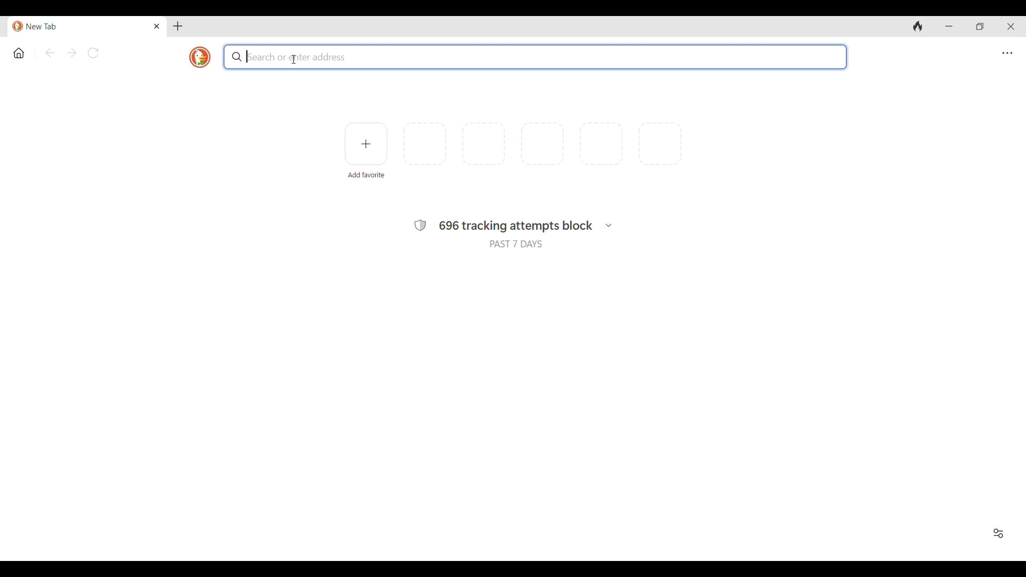  I want to click on Add new tab, so click(178, 26).